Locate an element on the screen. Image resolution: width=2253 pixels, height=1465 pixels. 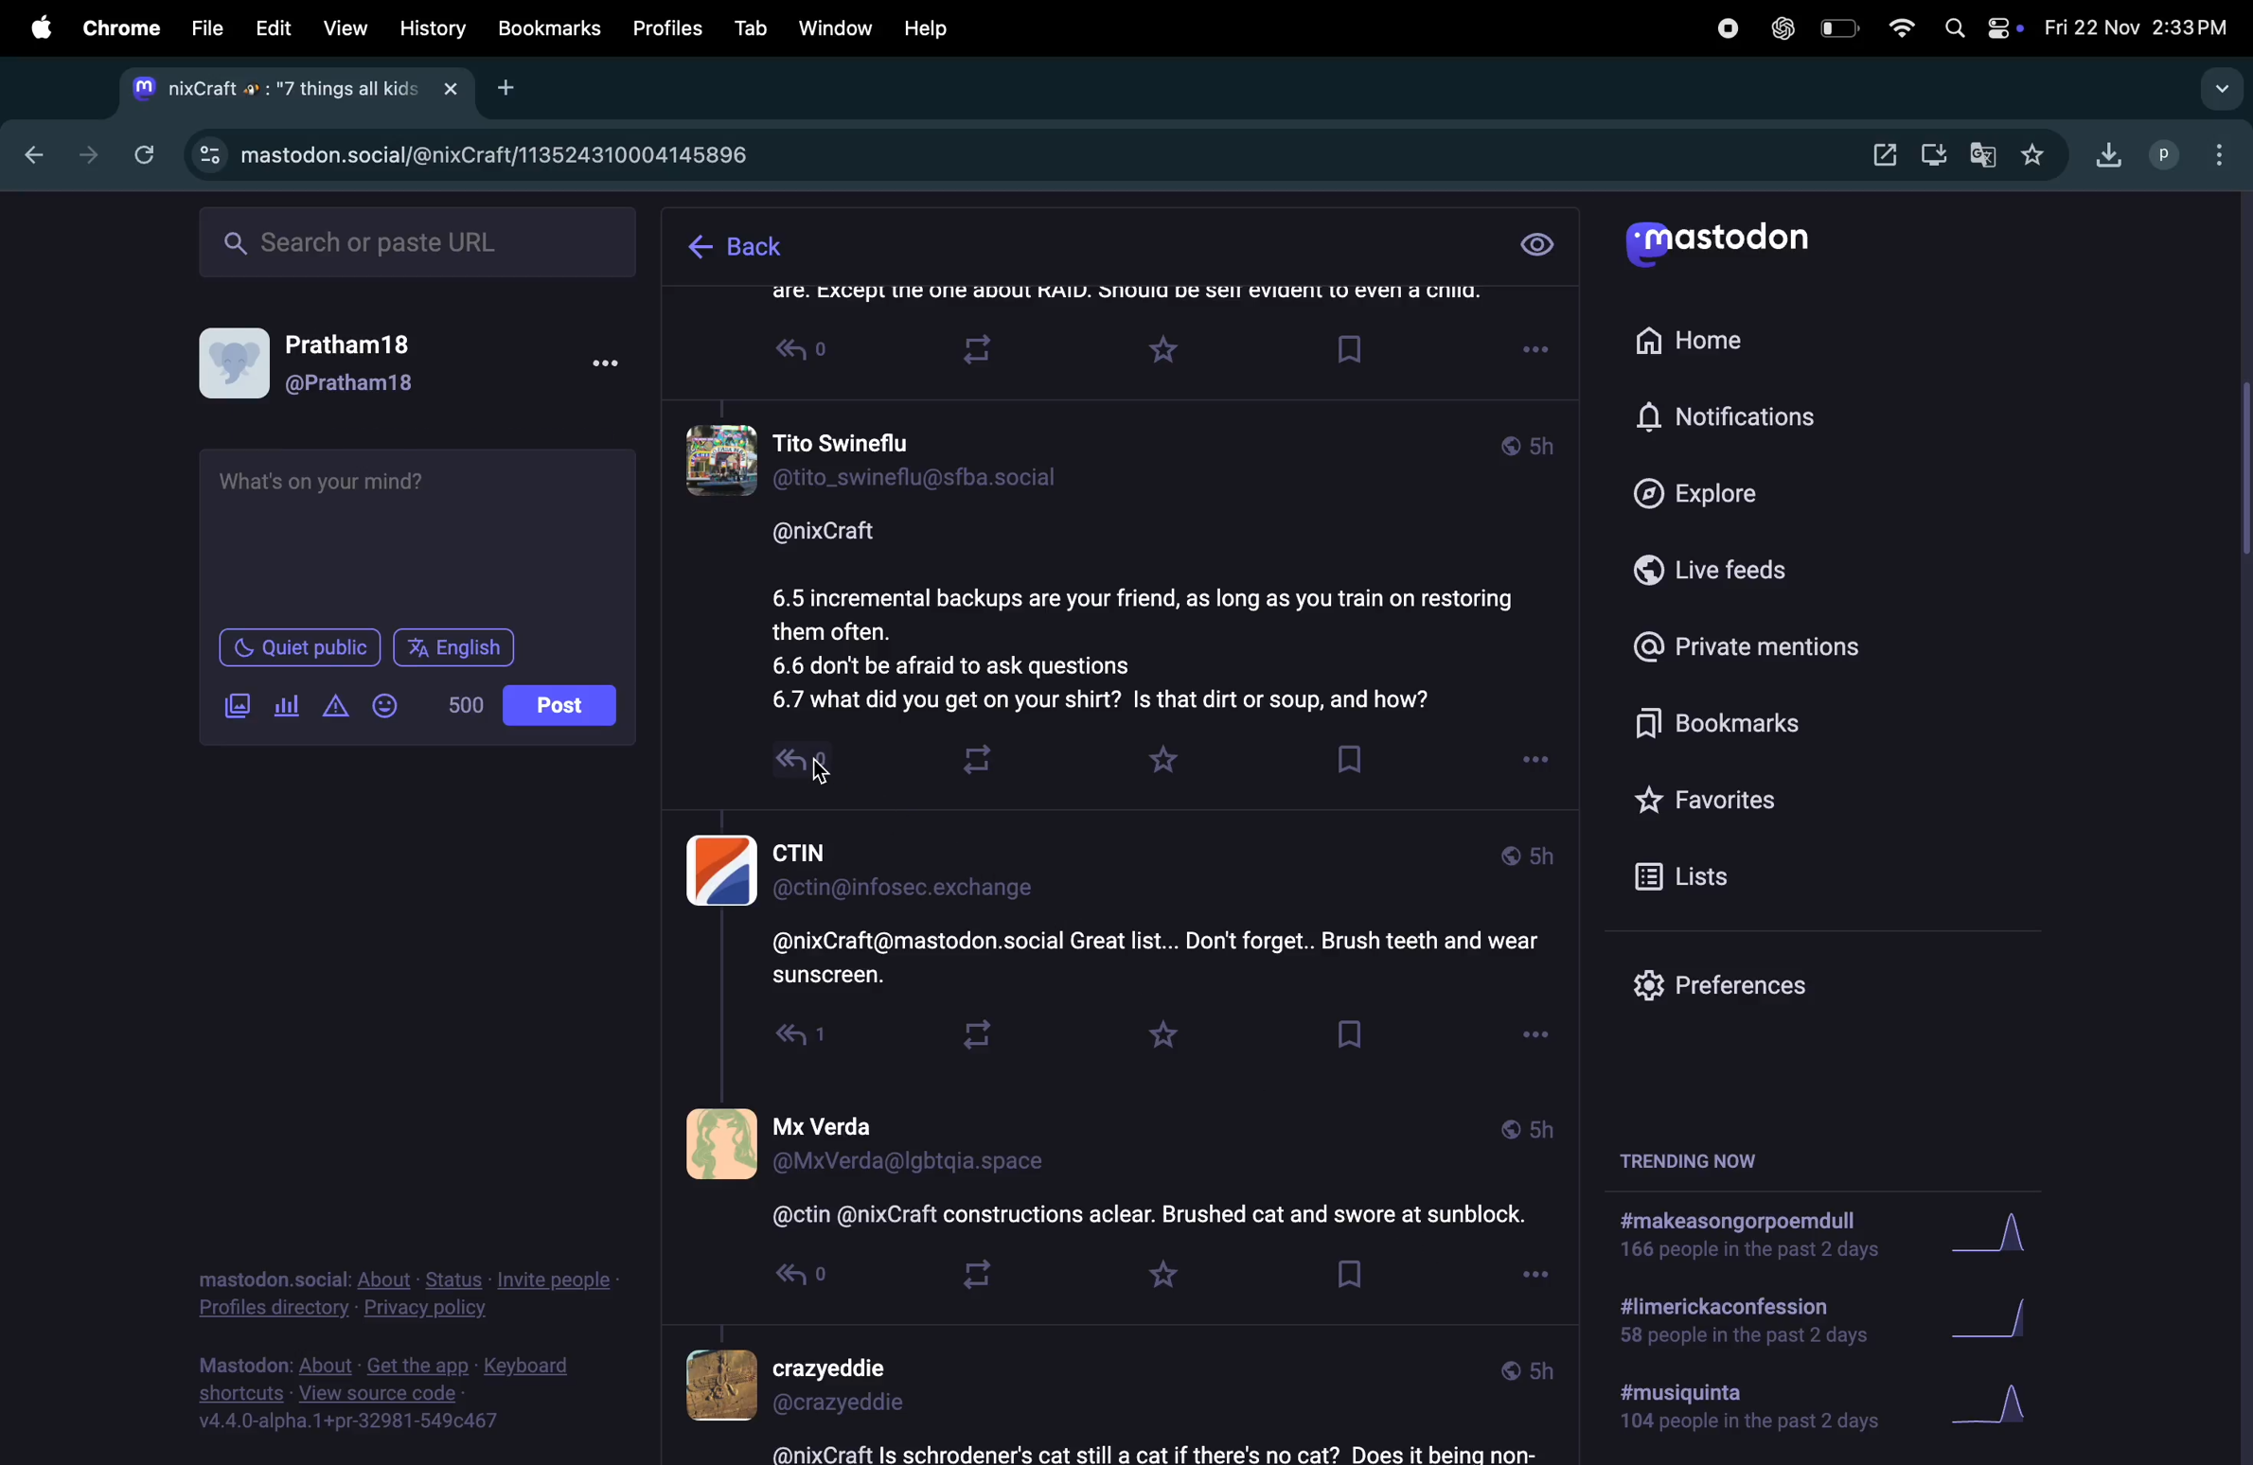
forward is located at coordinates (86, 152).